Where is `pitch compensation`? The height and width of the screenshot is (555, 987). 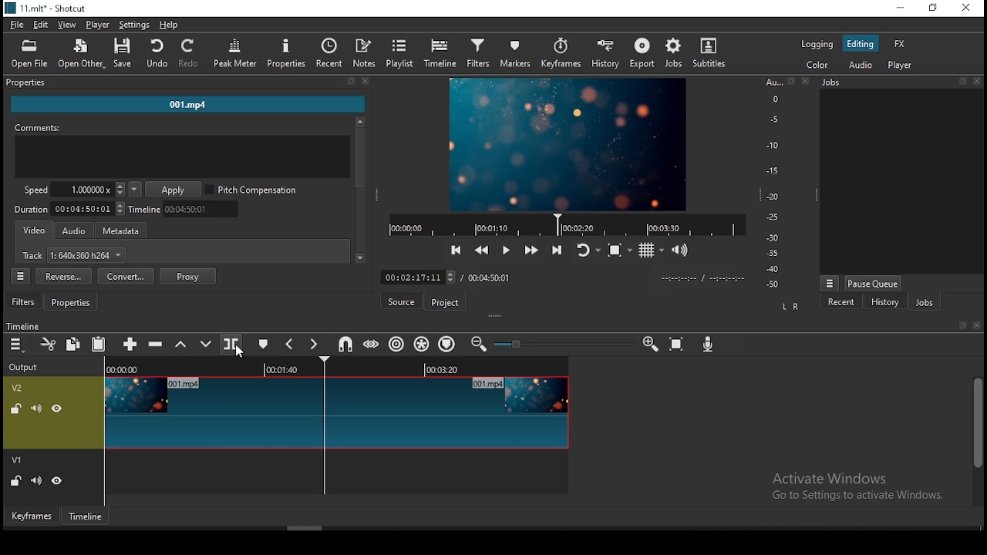 pitch compensation is located at coordinates (252, 190).